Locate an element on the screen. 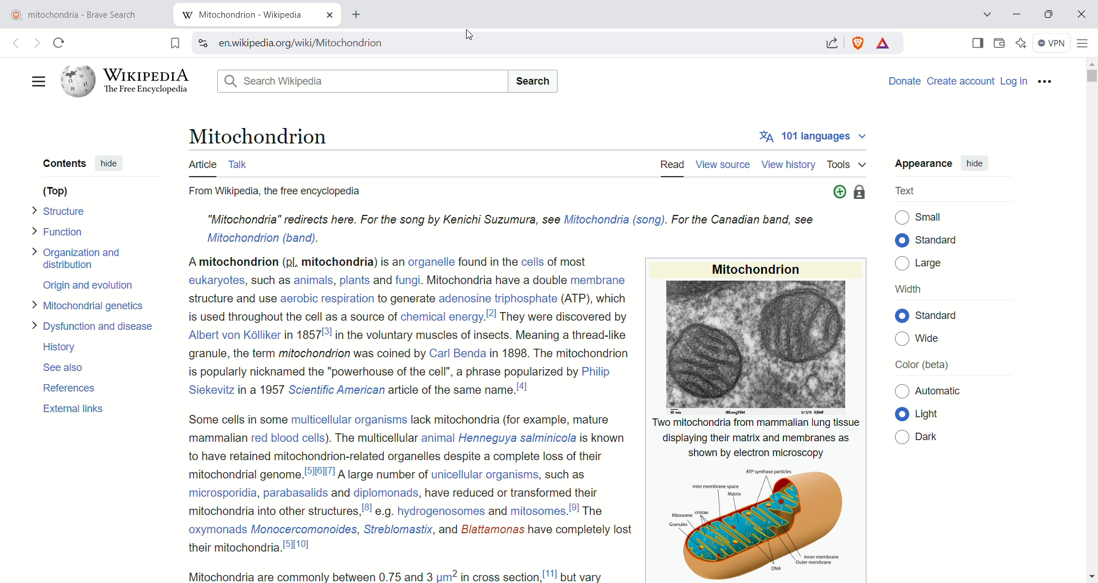 The width and height of the screenshot is (1098, 583). > Function is located at coordinates (59, 232).